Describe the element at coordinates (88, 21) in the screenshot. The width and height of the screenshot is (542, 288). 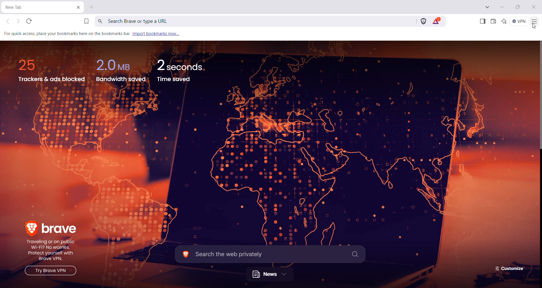
I see `Bookmark this Tab` at that location.